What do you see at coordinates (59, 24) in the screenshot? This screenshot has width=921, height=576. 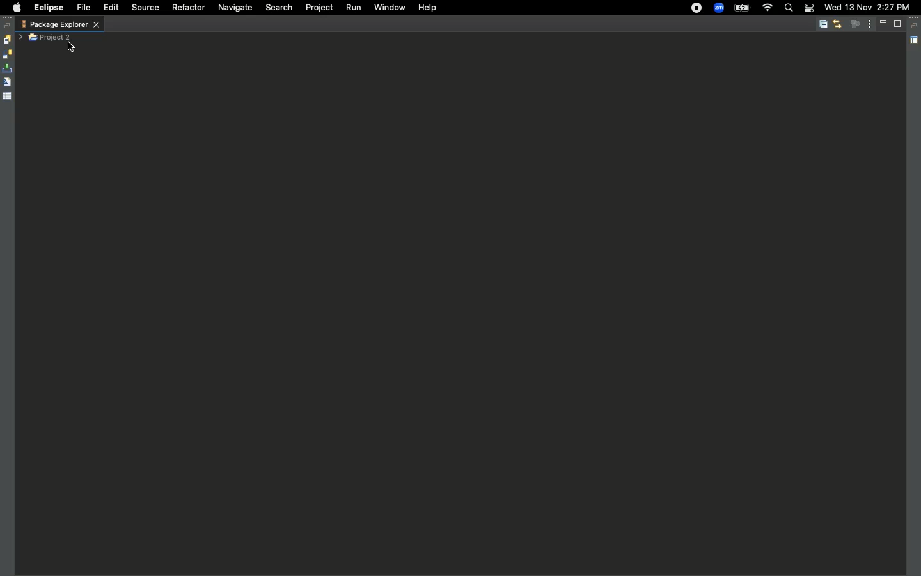 I see `Package explorer` at bounding box center [59, 24].